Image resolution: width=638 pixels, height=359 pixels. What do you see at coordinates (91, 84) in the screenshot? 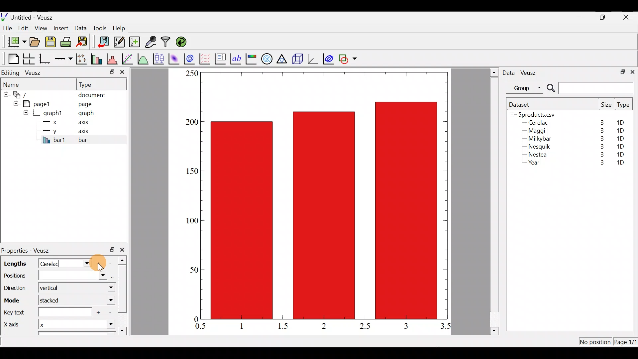
I see `Type` at bounding box center [91, 84].